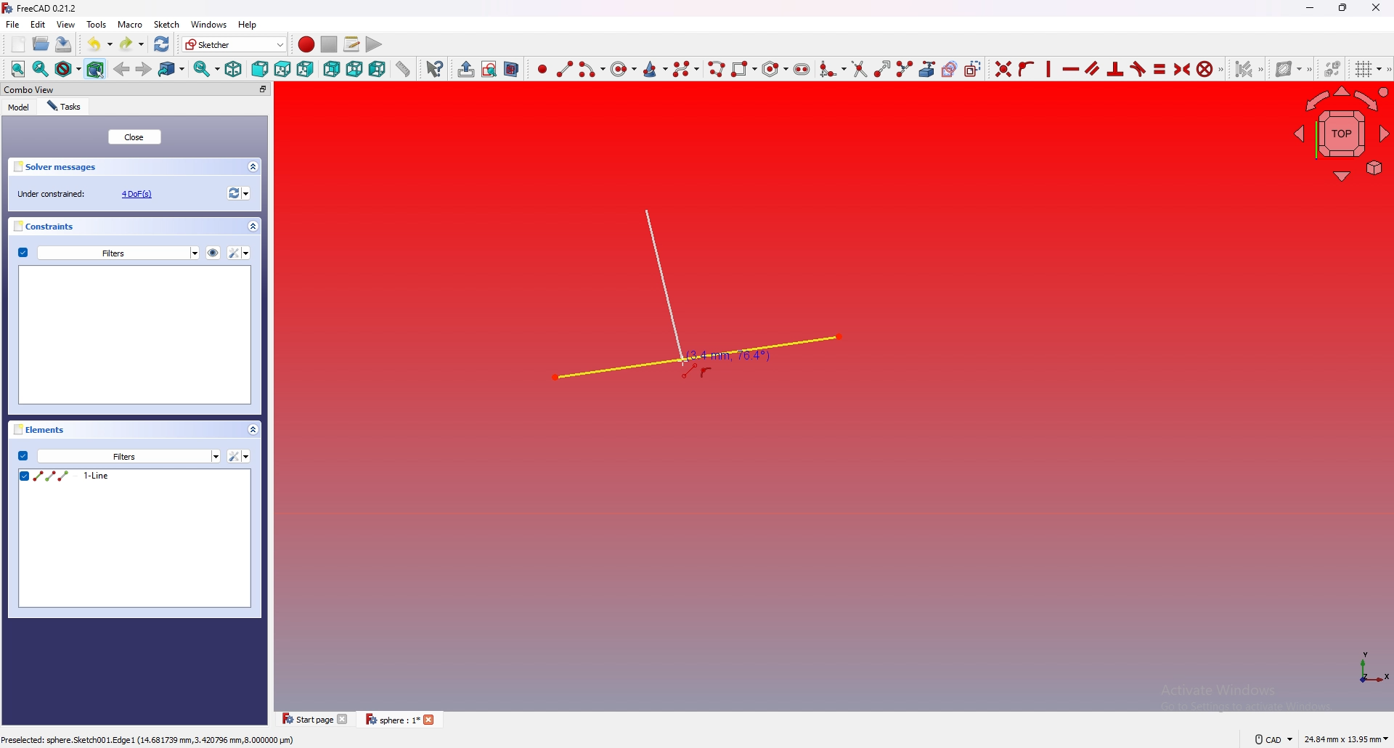 The width and height of the screenshot is (1394, 748). I want to click on Create rectangle, so click(743, 68).